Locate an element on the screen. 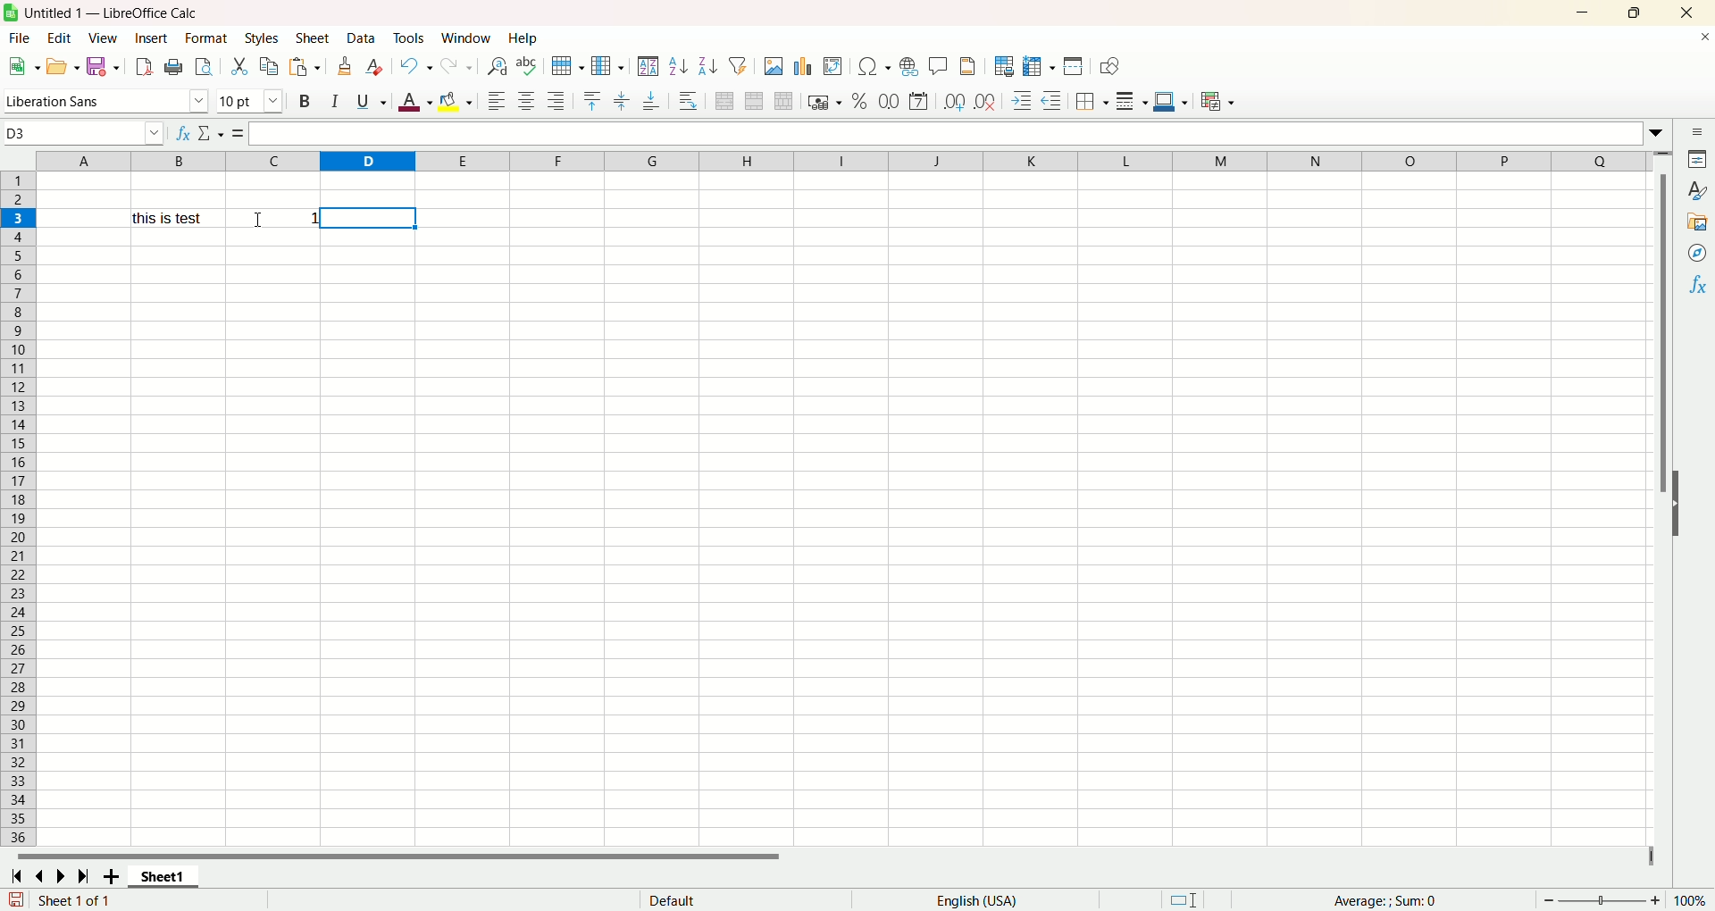 The width and height of the screenshot is (1715, 911). define print area is located at coordinates (1003, 66).